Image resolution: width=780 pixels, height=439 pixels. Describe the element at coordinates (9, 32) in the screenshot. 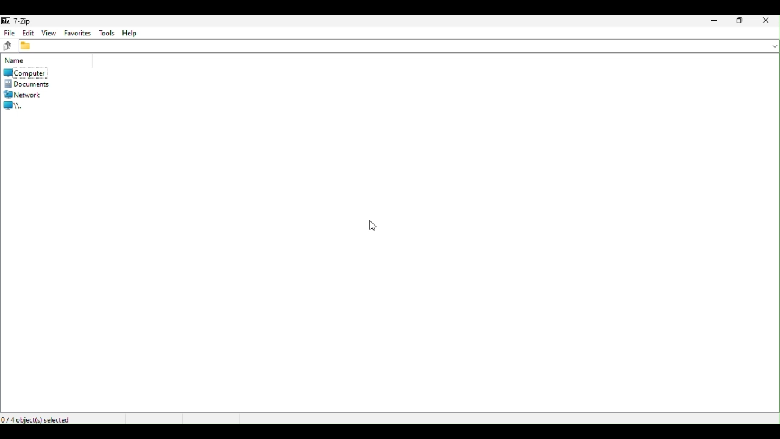

I see `file` at that location.